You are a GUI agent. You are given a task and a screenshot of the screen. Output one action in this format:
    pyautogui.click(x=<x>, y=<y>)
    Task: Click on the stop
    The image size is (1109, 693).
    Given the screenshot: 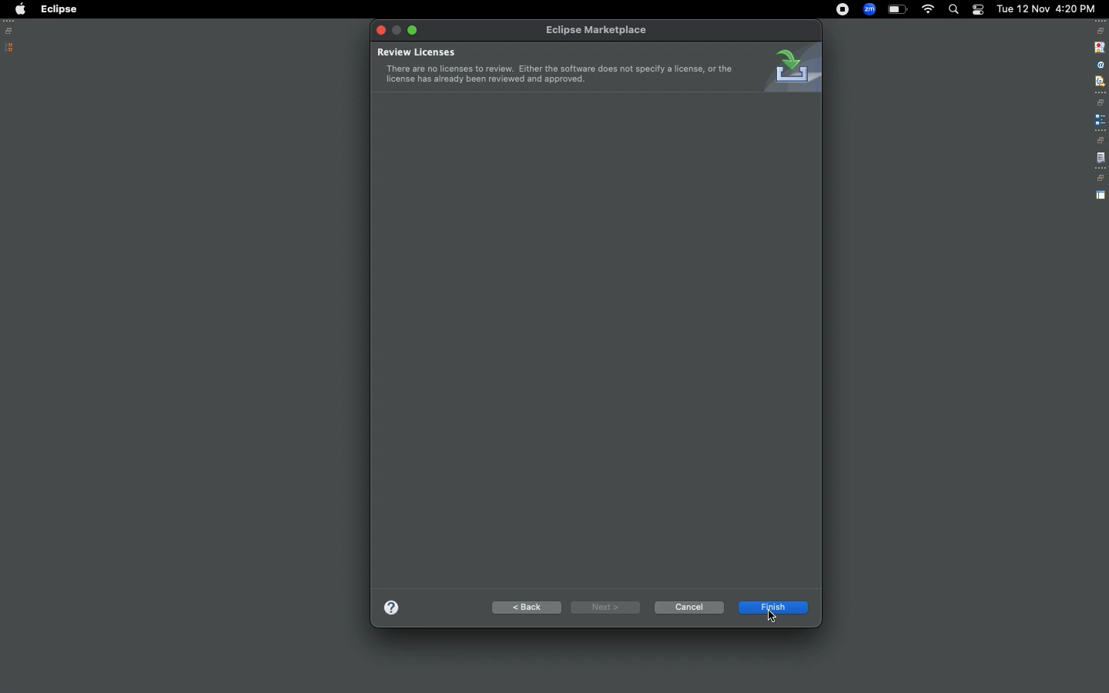 What is the action you would take?
    pyautogui.click(x=1098, y=46)
    